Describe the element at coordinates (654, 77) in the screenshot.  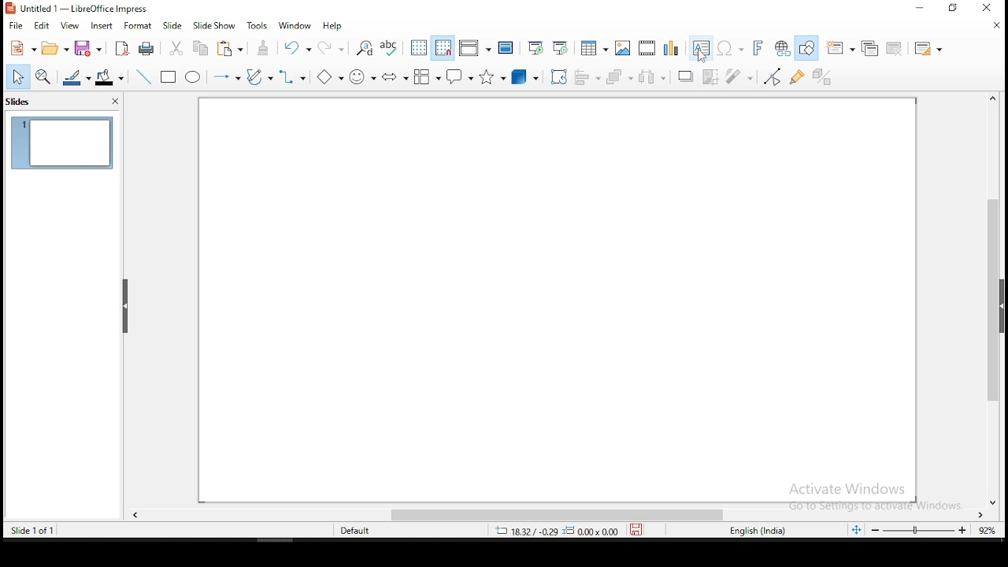
I see `distribute` at that location.